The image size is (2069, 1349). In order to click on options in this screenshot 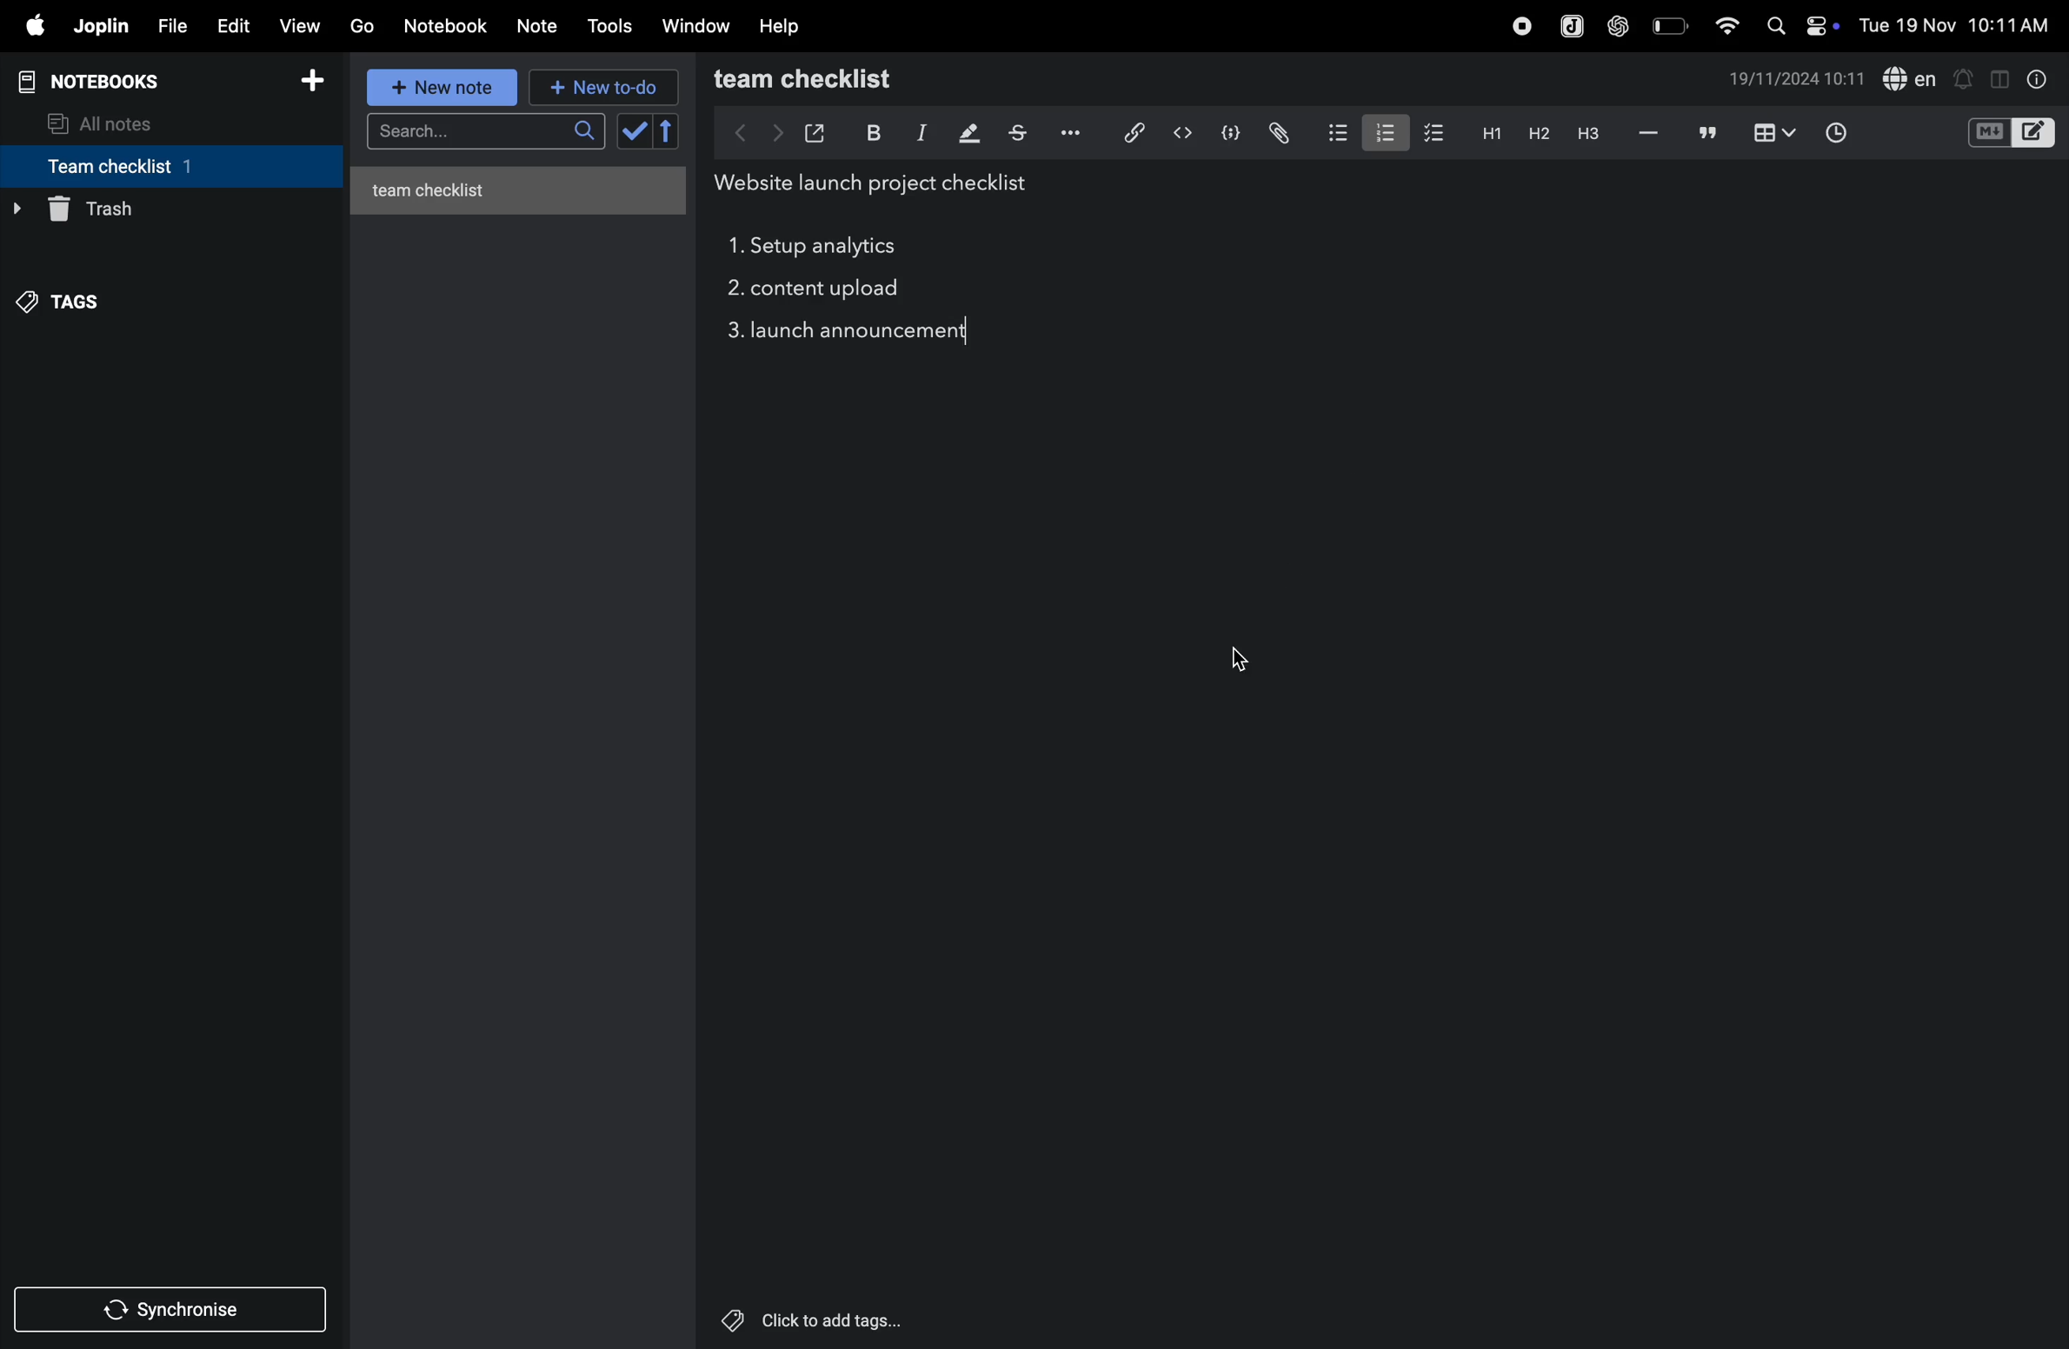, I will do `click(1068, 133)`.